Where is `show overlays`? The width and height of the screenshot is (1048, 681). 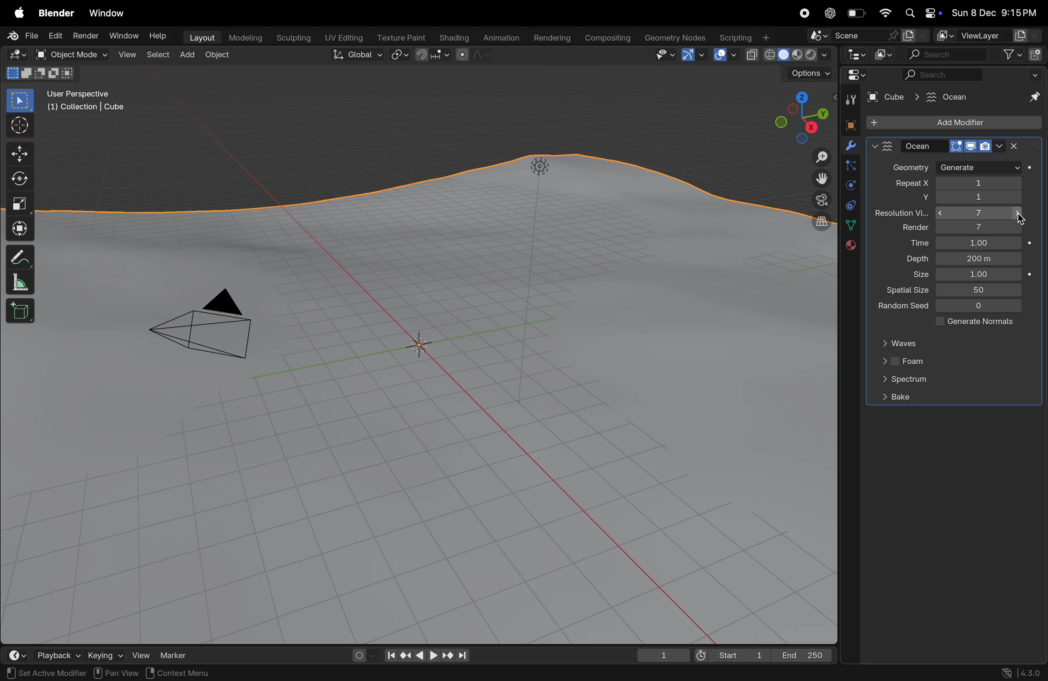
show overlays is located at coordinates (725, 55).